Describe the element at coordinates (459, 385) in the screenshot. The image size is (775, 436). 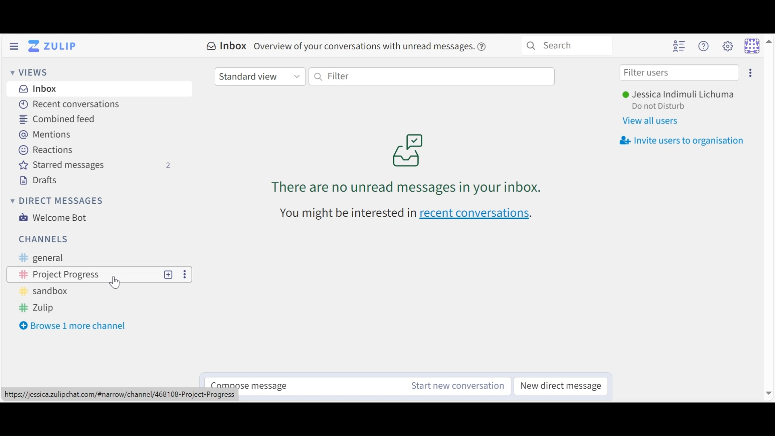
I see `Start new conversation` at that location.